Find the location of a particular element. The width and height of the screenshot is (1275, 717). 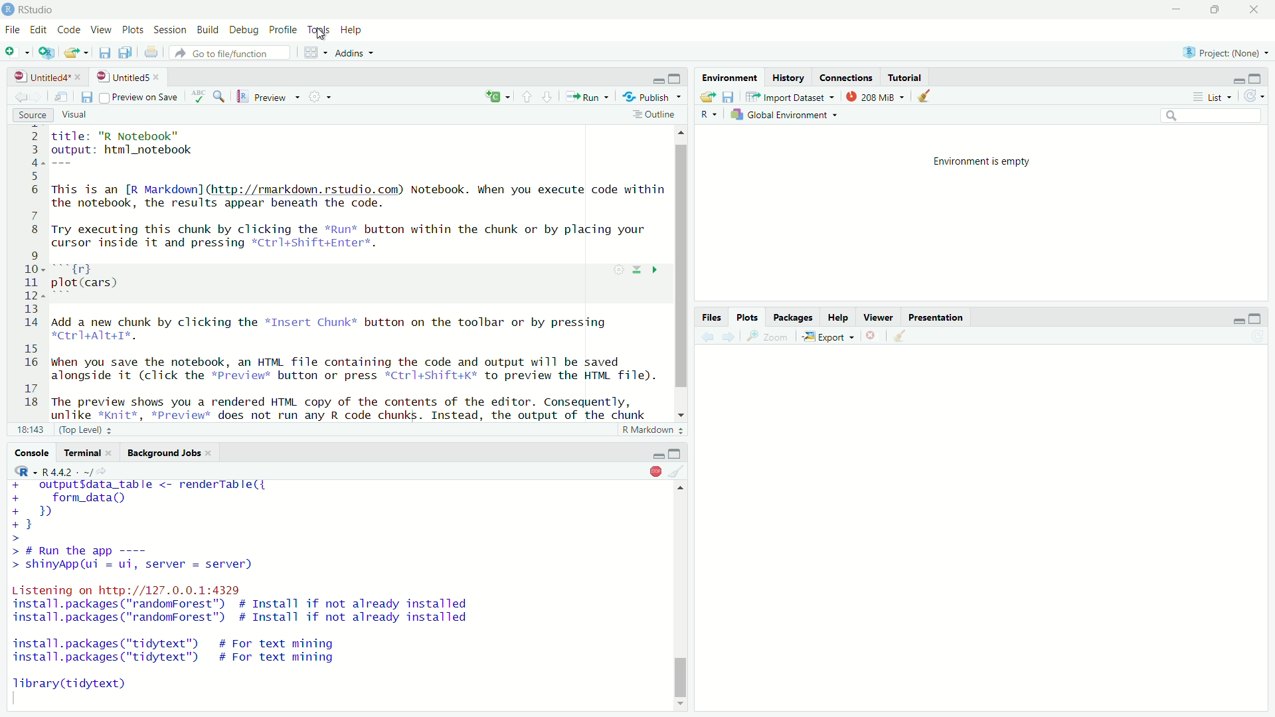

Project: (None)  is located at coordinates (1222, 51).